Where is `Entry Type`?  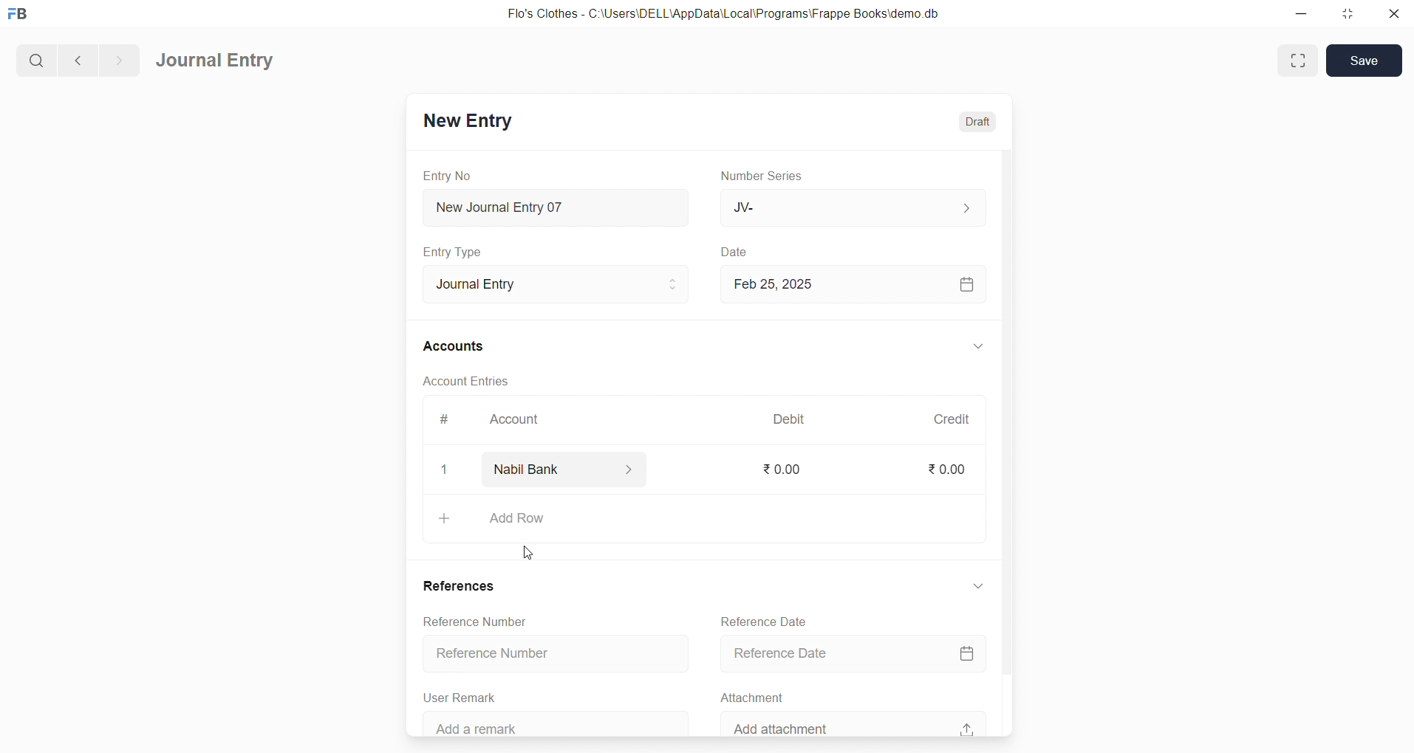 Entry Type is located at coordinates (454, 252).